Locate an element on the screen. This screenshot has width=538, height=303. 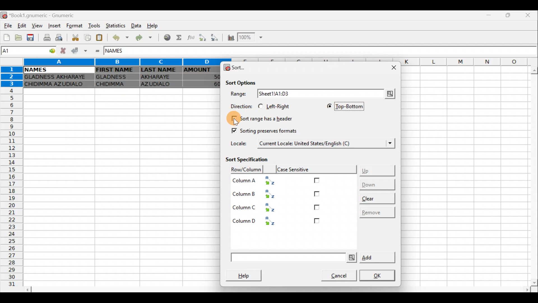
Formula bar is located at coordinates (338, 52).